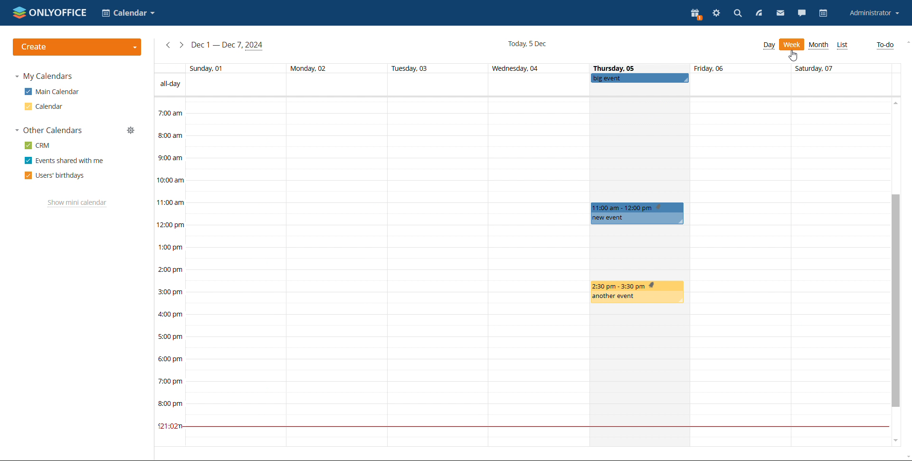 This screenshot has height=461, width=912. I want to click on all-day events in a week, so click(538, 89).